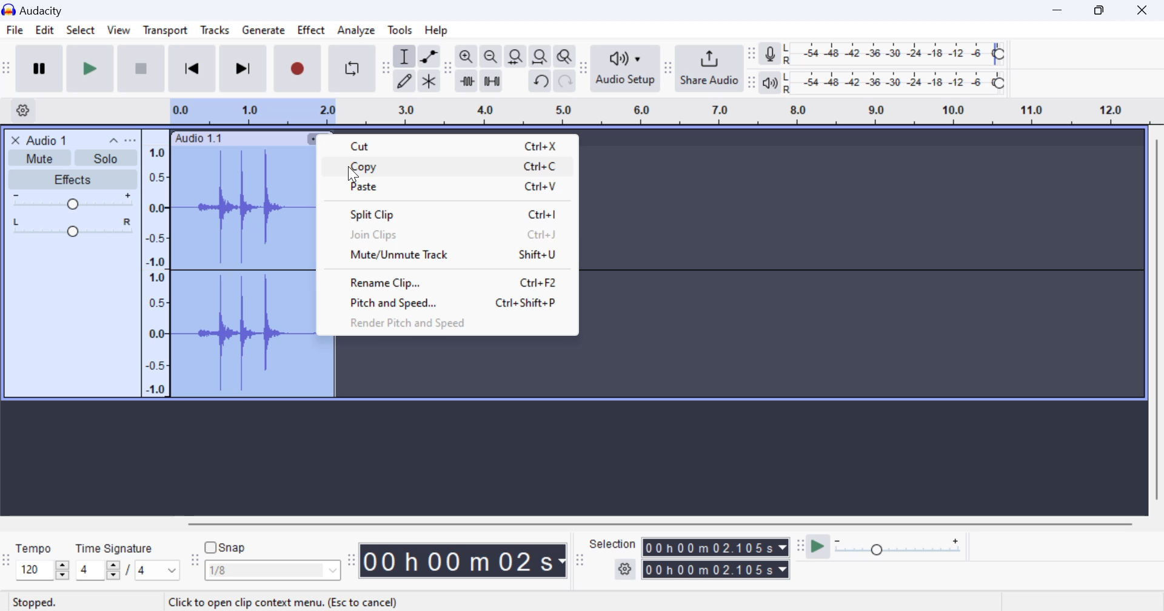  I want to click on collapse, so click(112, 139).